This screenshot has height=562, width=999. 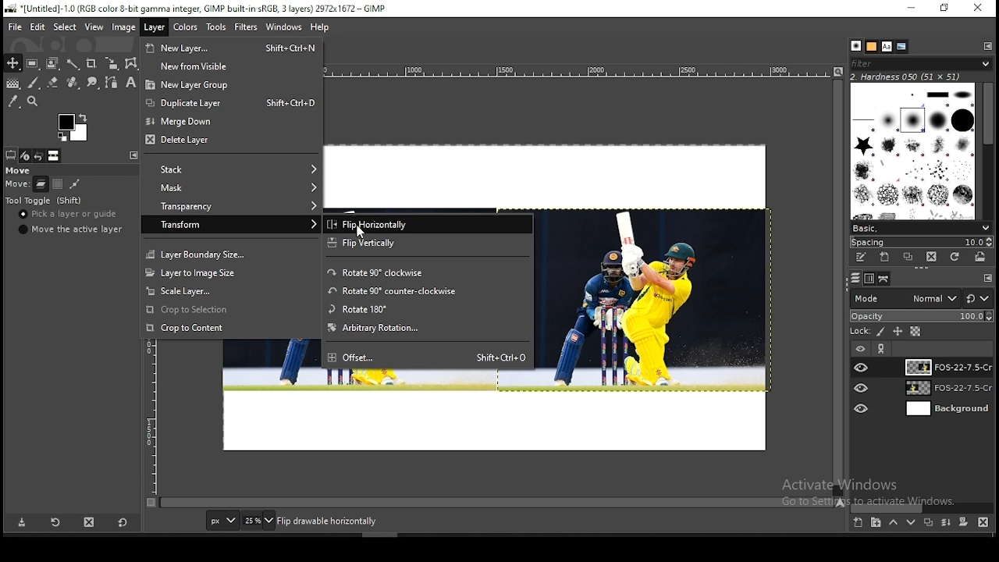 I want to click on tool, so click(x=883, y=349).